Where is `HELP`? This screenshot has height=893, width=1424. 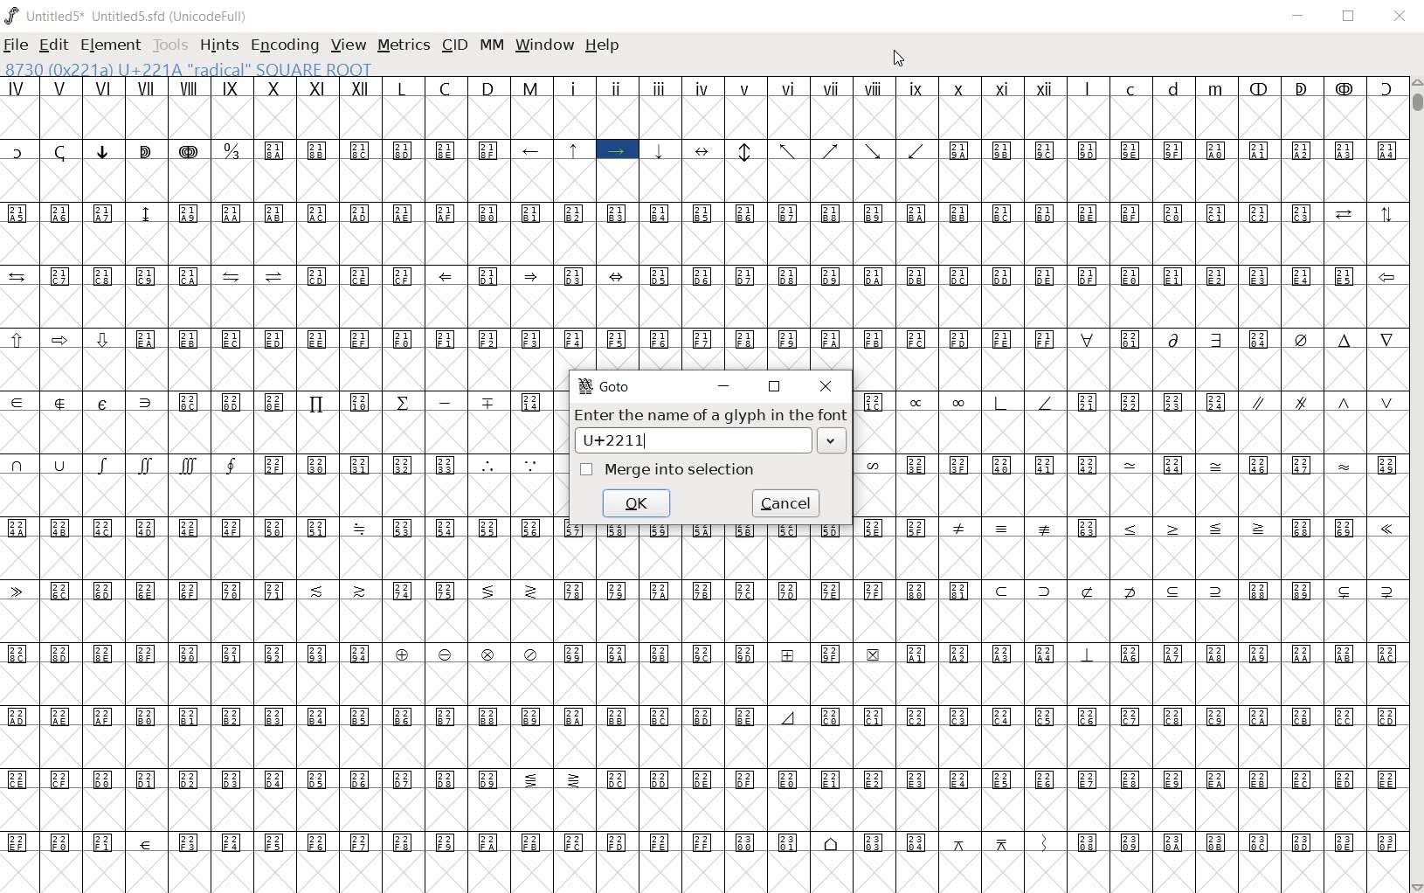
HELP is located at coordinates (605, 47).